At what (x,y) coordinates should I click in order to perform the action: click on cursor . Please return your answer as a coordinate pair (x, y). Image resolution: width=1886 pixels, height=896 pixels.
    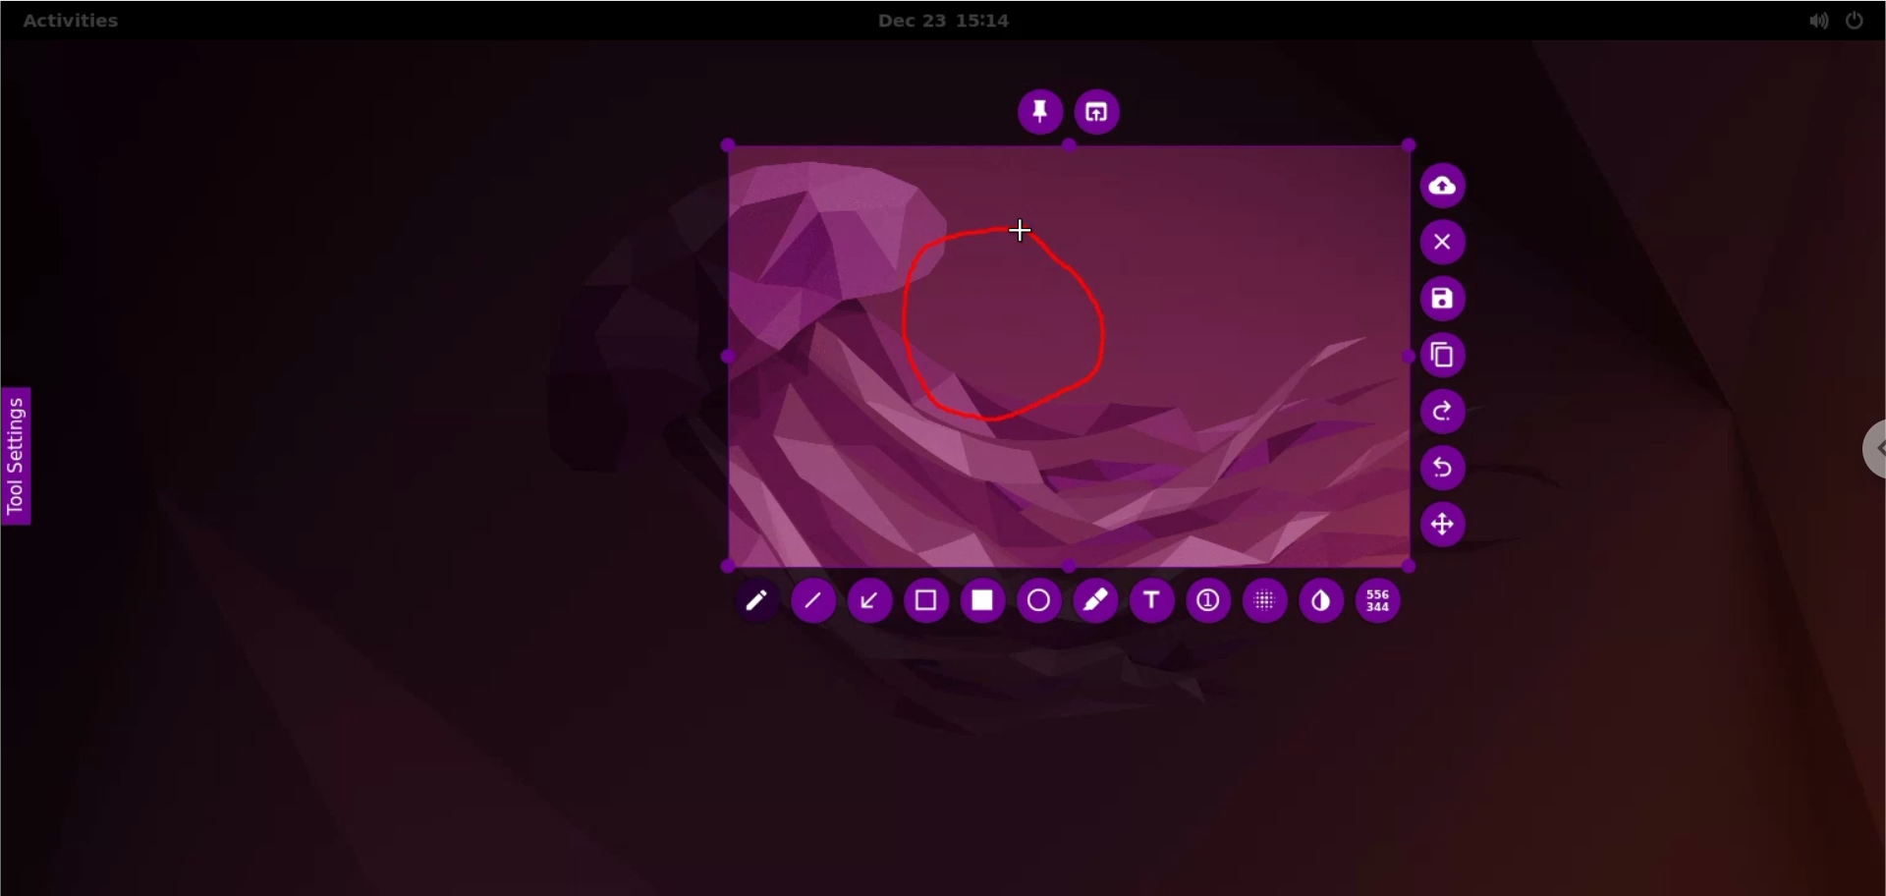
    Looking at the image, I should click on (1021, 229).